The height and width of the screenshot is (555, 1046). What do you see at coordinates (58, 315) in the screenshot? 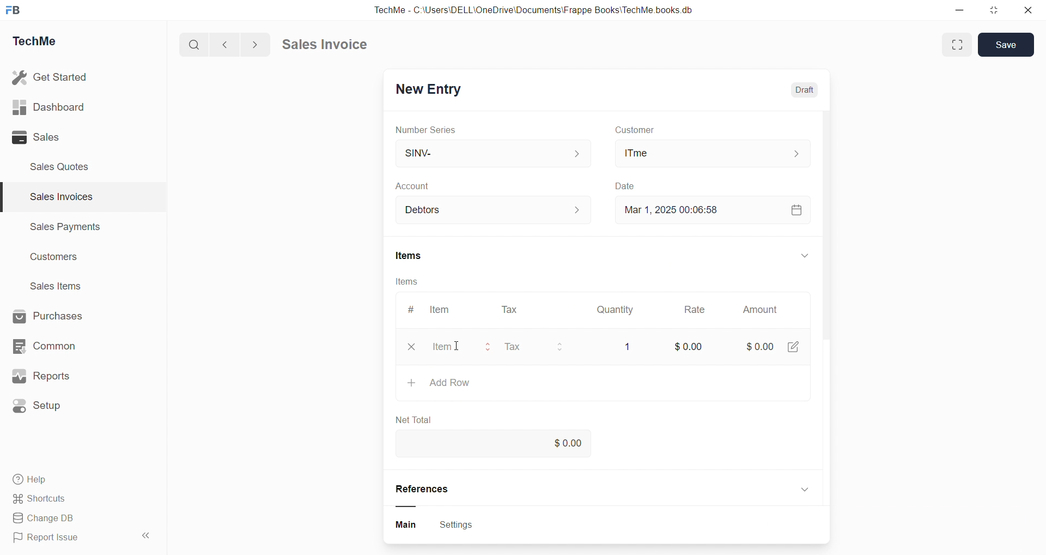
I see `Purchases` at bounding box center [58, 315].